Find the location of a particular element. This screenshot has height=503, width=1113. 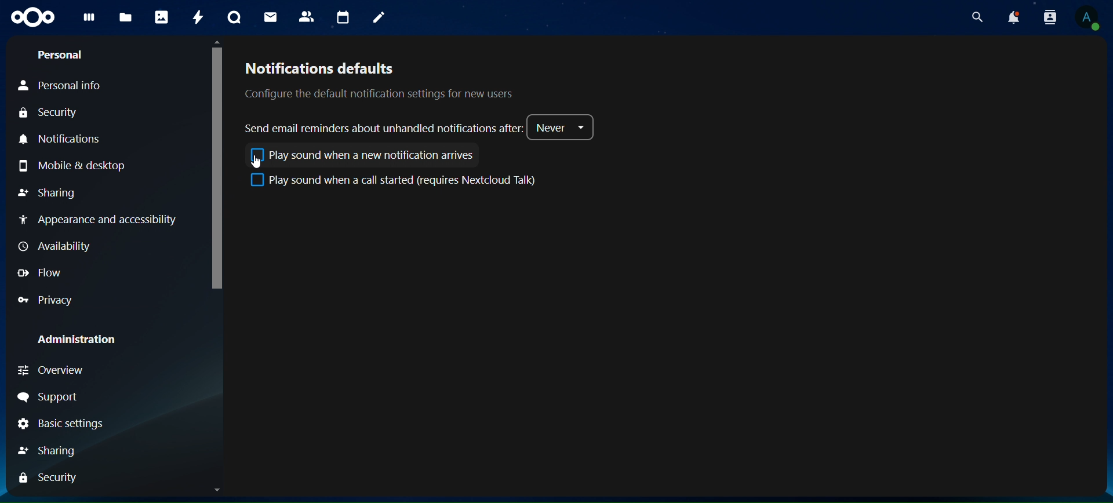

activity is located at coordinates (195, 17).